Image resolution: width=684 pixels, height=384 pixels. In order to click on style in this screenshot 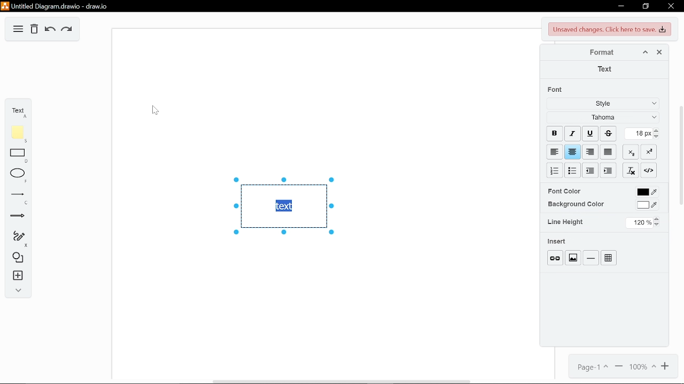, I will do `click(600, 104)`.